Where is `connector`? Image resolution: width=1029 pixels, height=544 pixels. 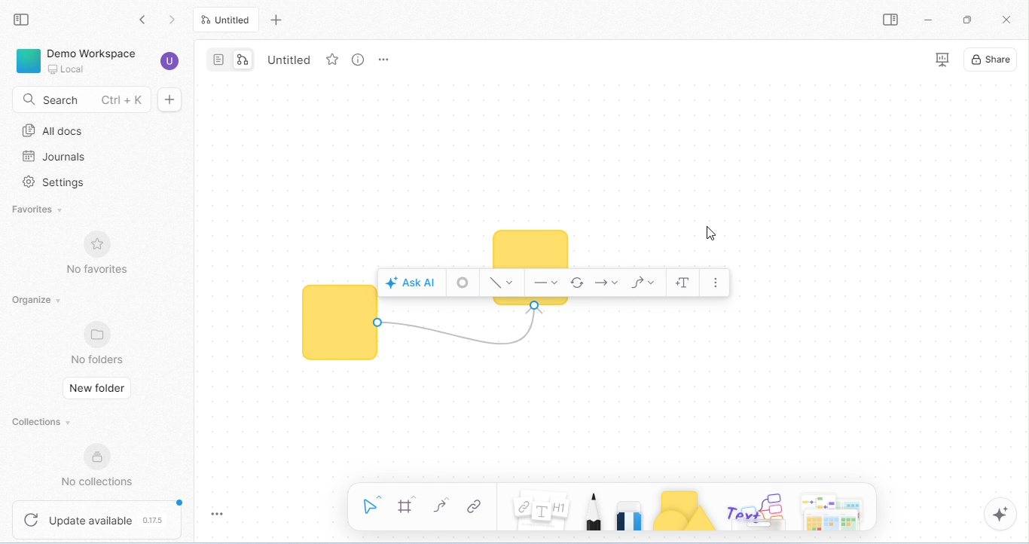
connector is located at coordinates (463, 330).